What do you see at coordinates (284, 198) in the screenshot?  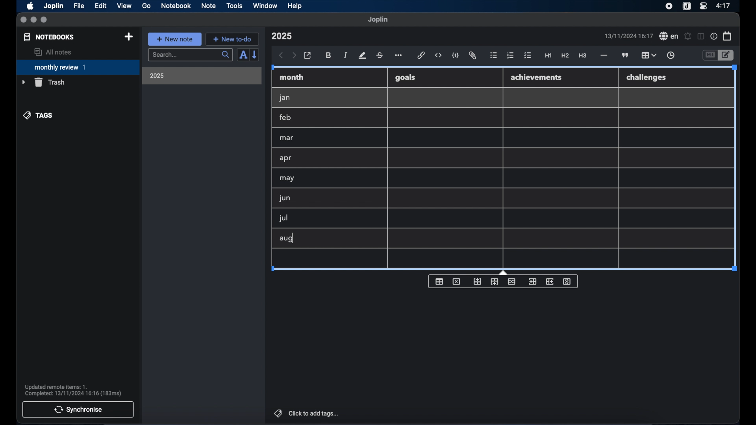 I see `jun` at bounding box center [284, 198].